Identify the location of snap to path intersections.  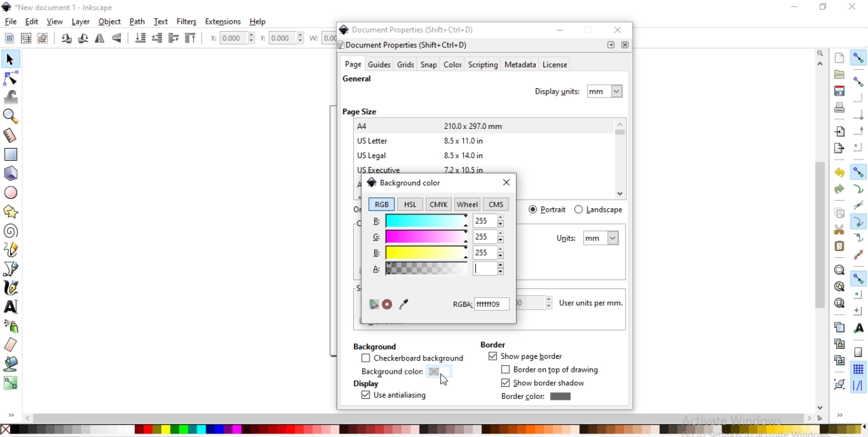
(858, 206).